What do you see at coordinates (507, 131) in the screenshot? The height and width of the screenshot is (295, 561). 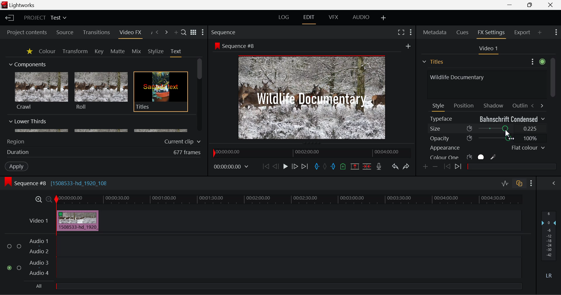 I see `MOUSE_UP Cursor Position` at bounding box center [507, 131].